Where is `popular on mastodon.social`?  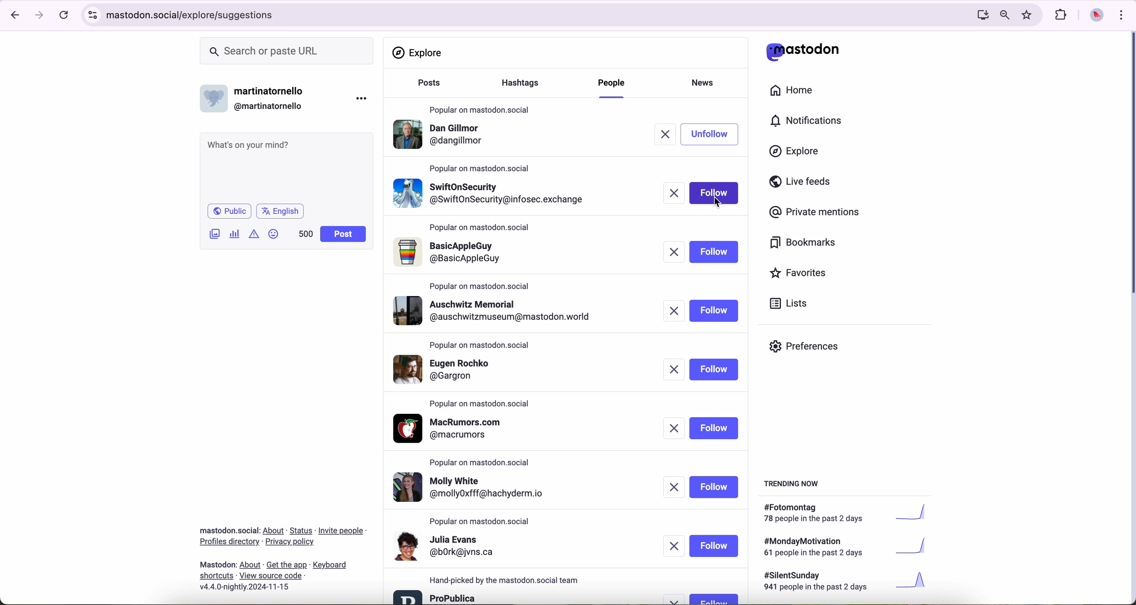 popular on mastodon.social is located at coordinates (478, 343).